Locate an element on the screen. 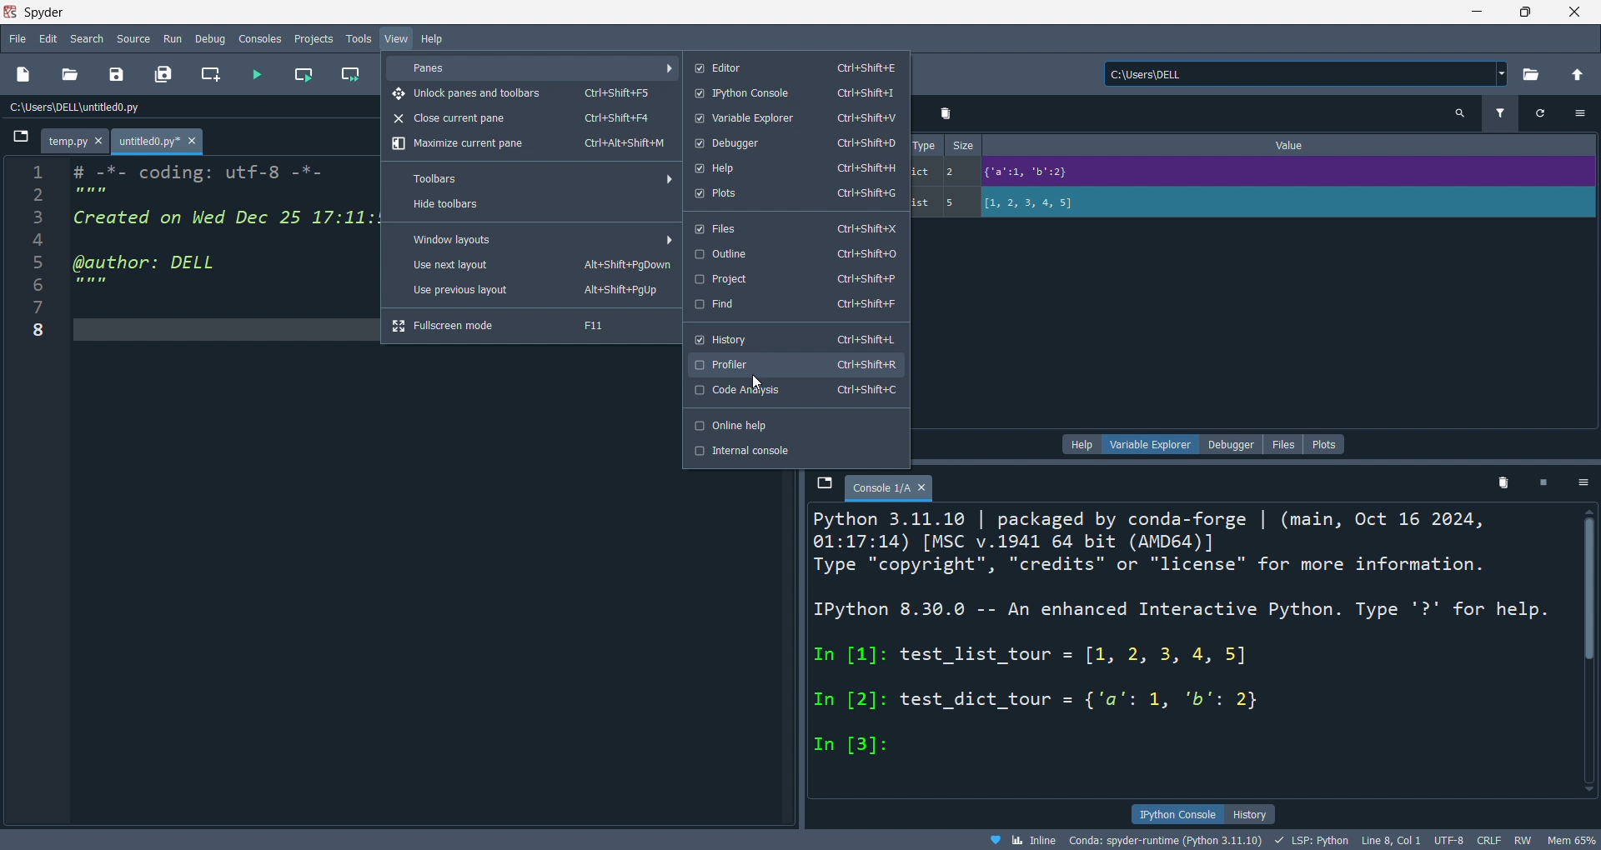  python console is located at coordinates (798, 94).